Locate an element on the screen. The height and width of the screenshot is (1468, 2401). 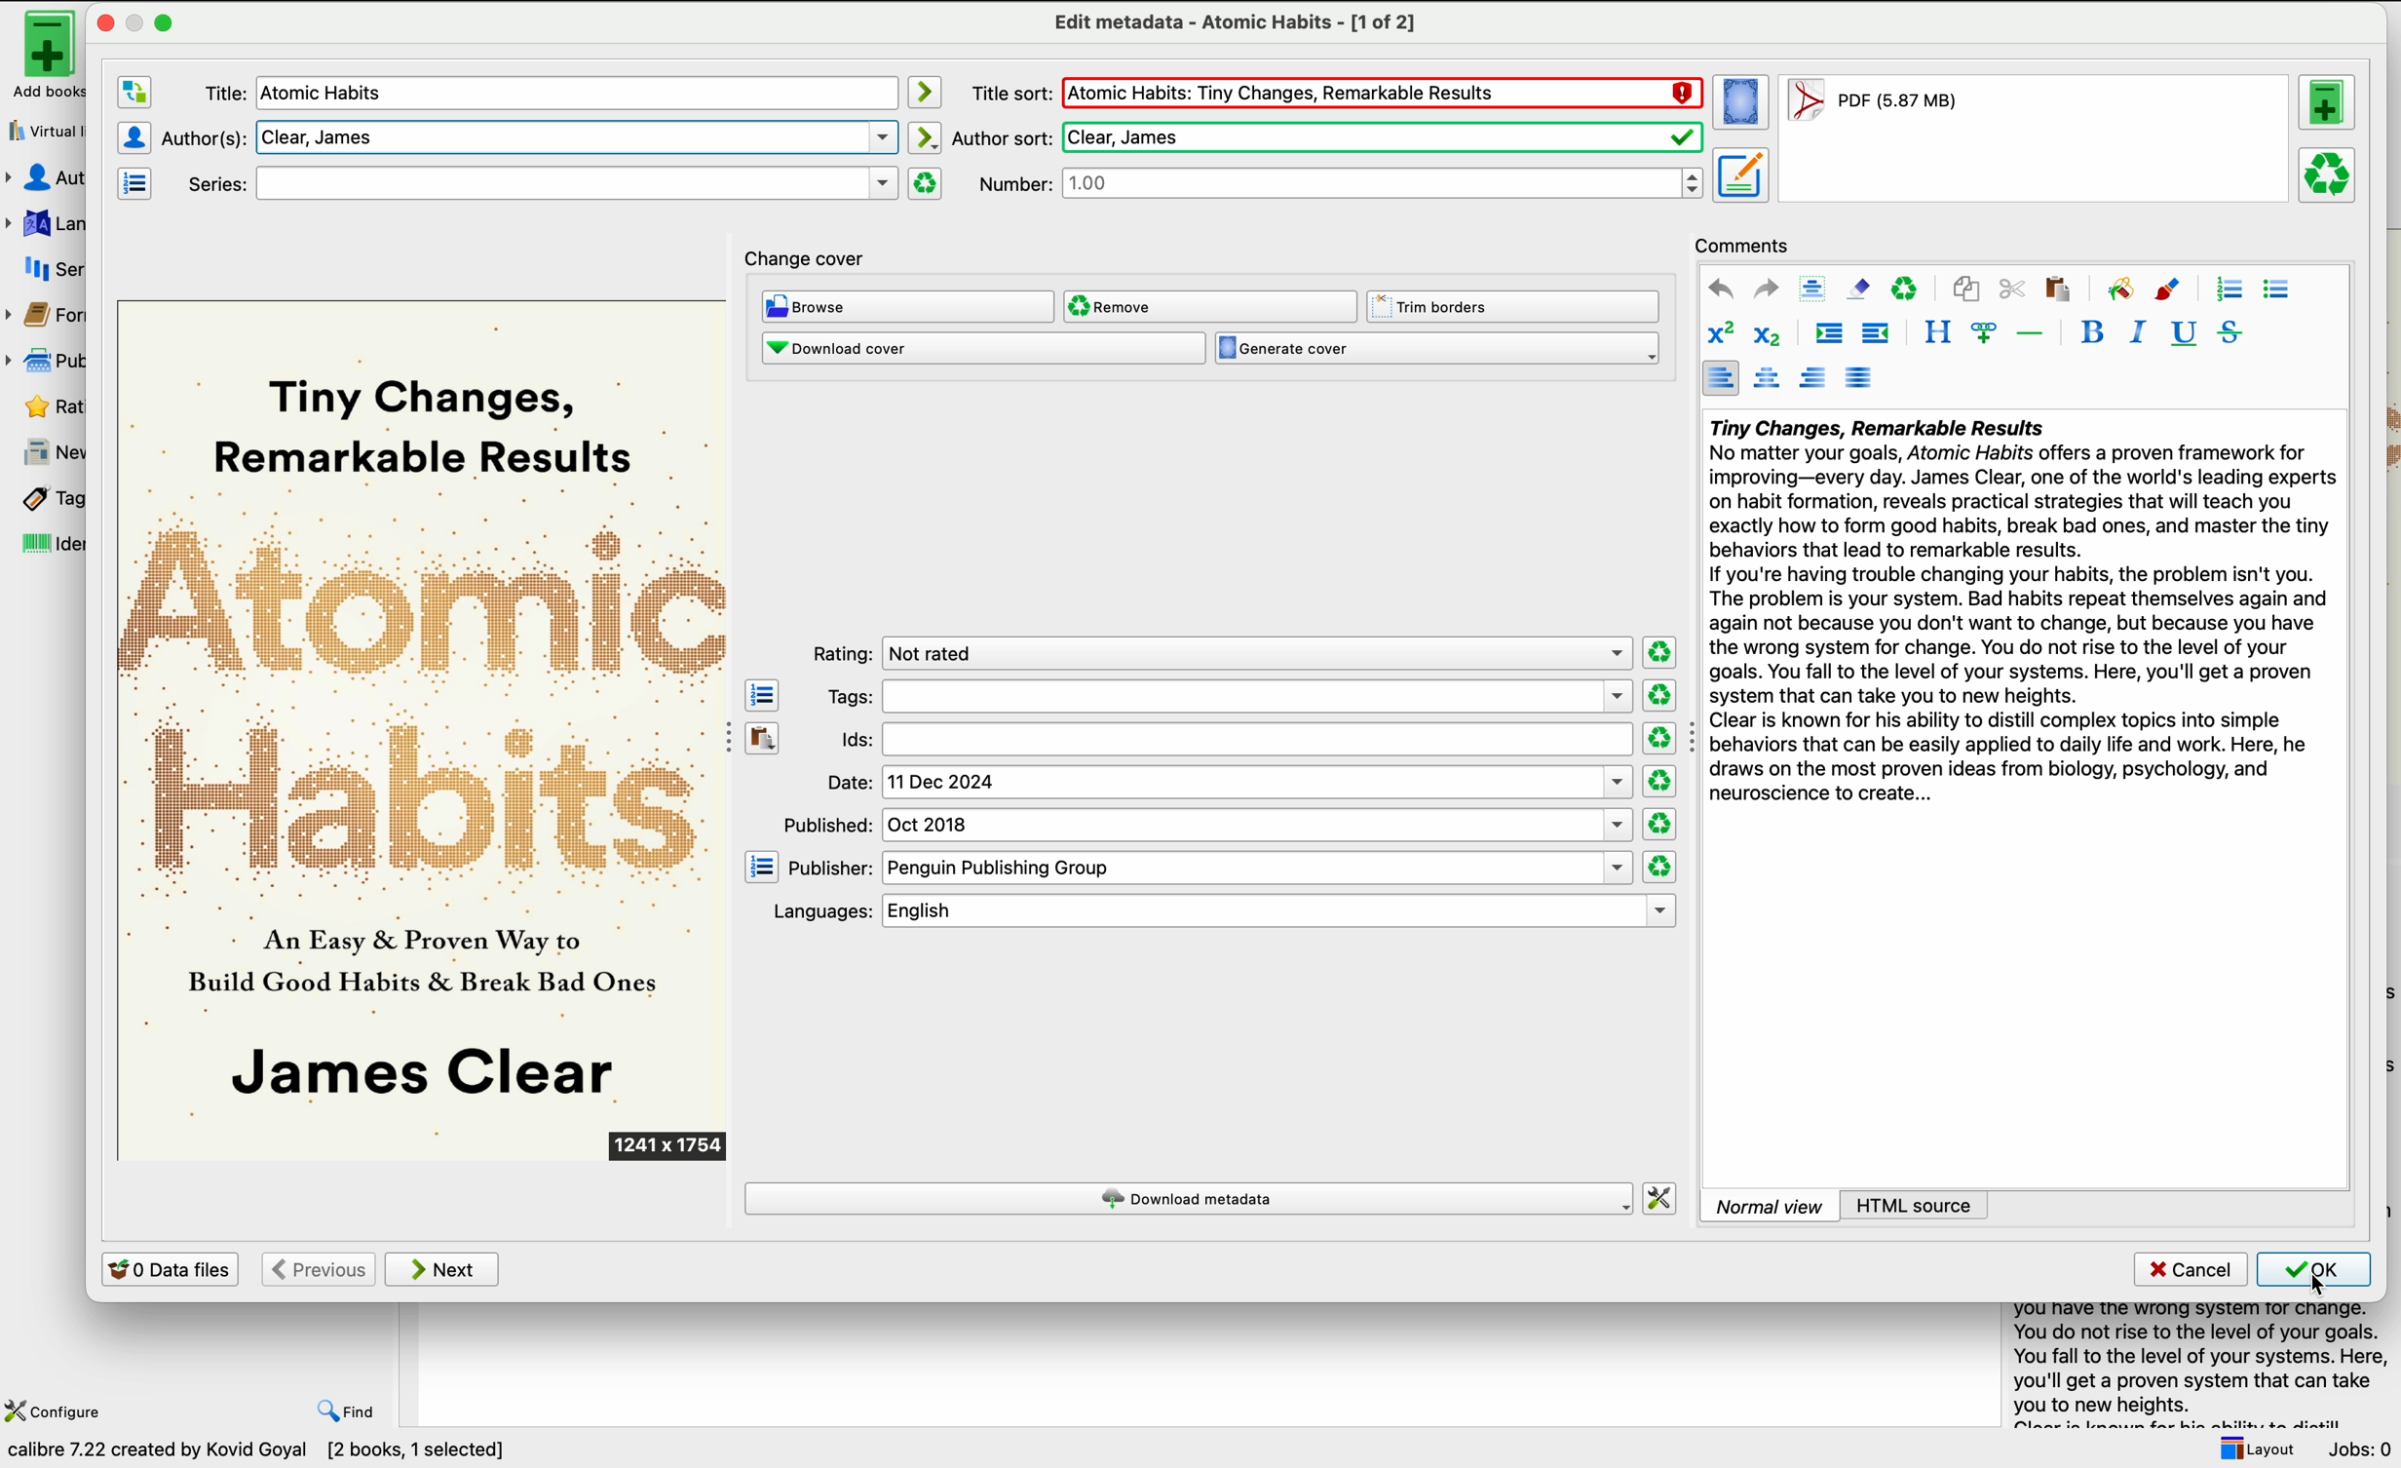
paste is located at coordinates (2057, 289).